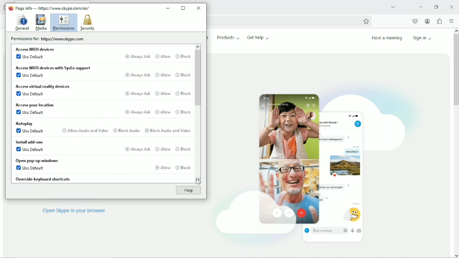 This screenshot has height=258, width=459. What do you see at coordinates (21, 23) in the screenshot?
I see `General` at bounding box center [21, 23].